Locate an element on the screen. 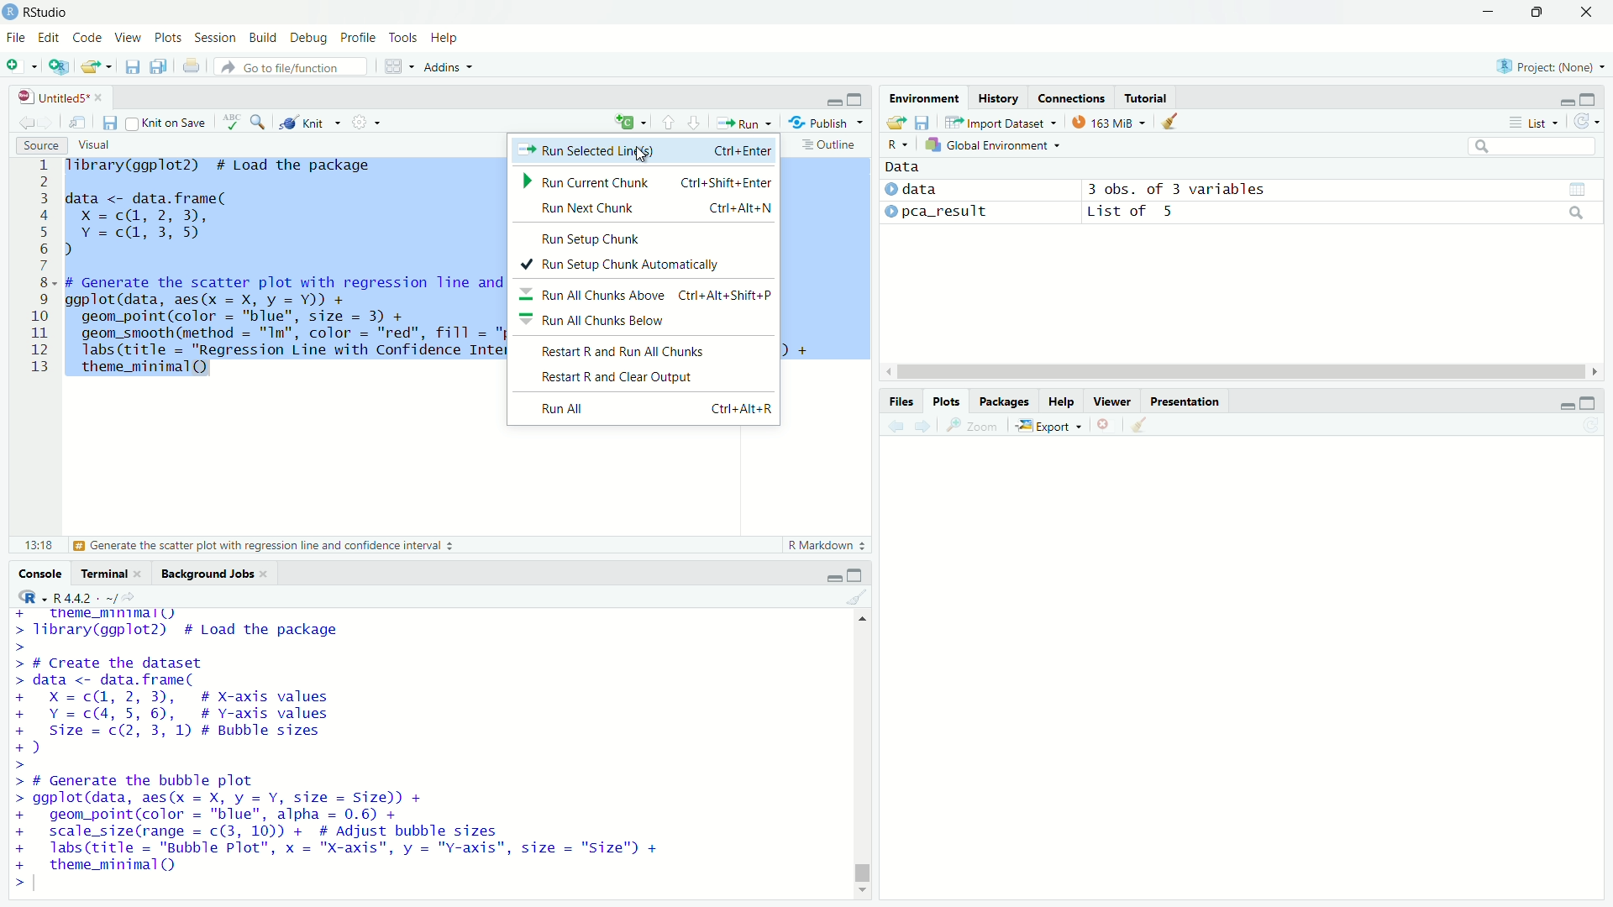 The height and width of the screenshot is (907, 1613). Source is located at coordinates (39, 145).